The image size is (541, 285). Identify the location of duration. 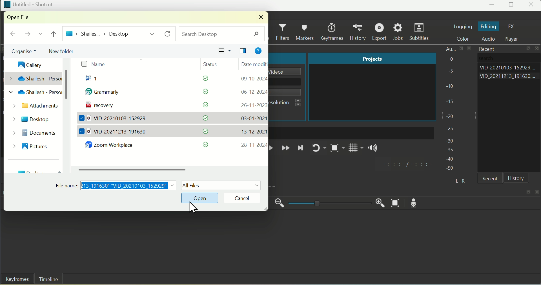
(406, 165).